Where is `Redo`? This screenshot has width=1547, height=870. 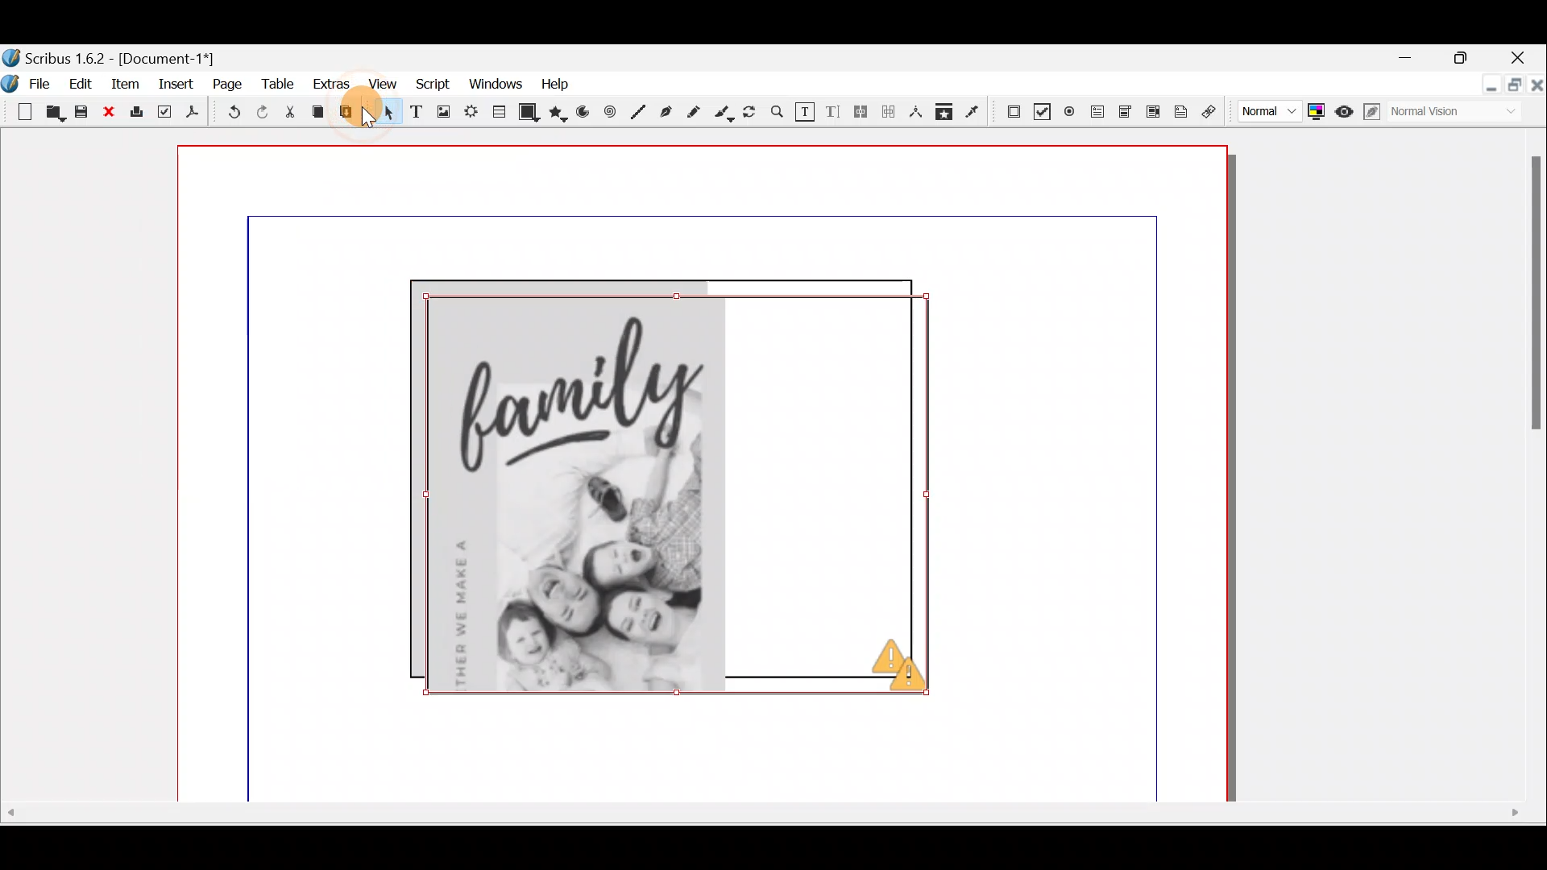
Redo is located at coordinates (270, 113).